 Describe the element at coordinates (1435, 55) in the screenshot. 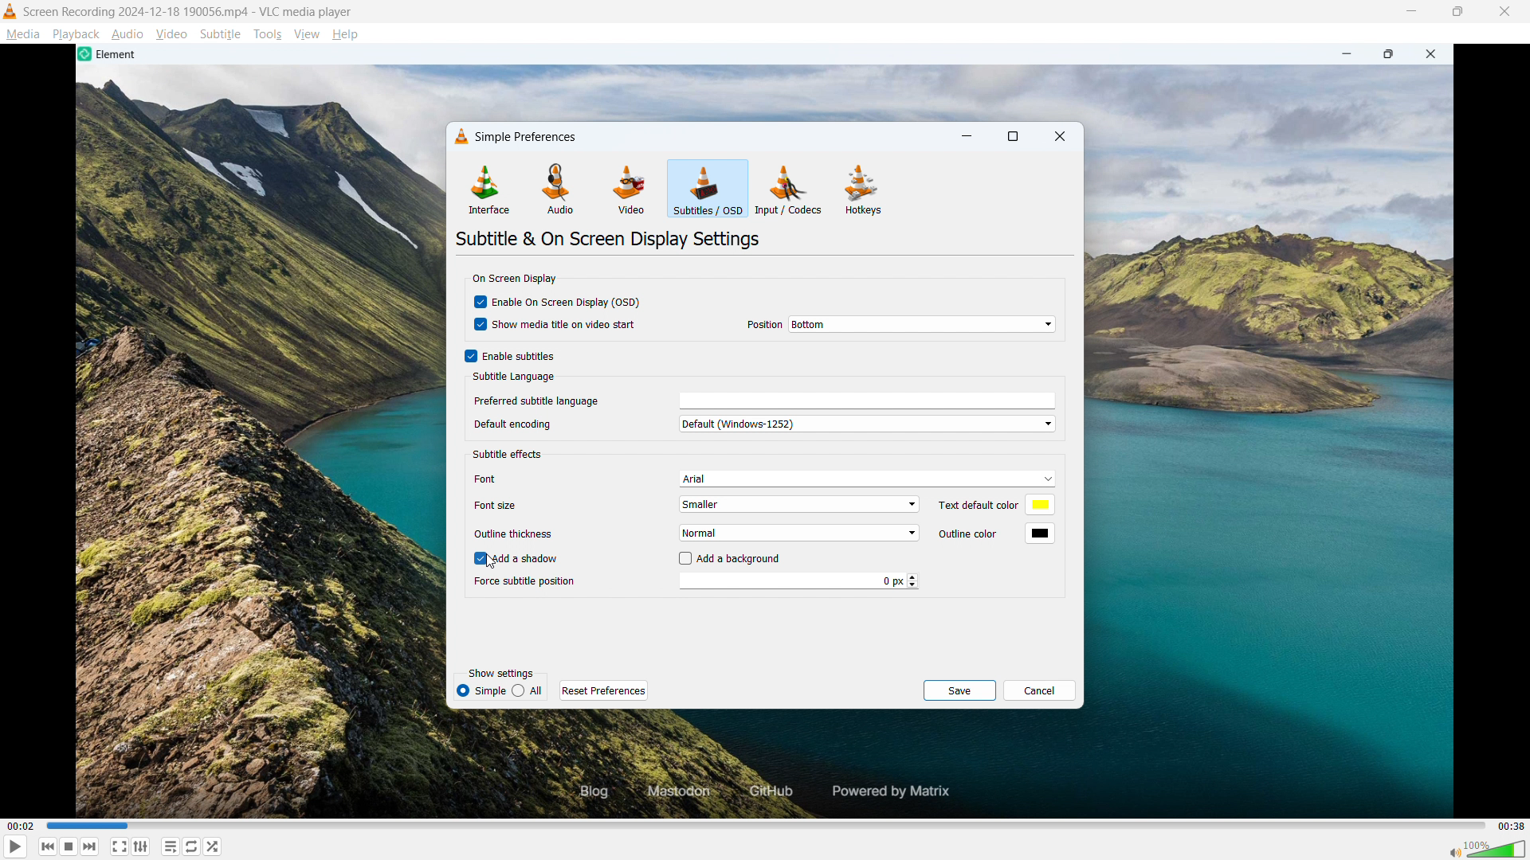

I see `close` at that location.